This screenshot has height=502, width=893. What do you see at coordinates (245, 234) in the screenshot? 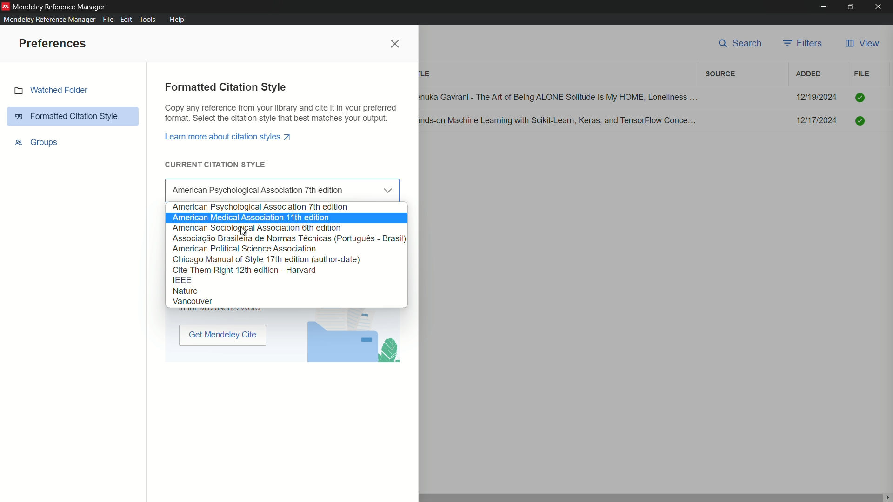
I see `cursor` at bounding box center [245, 234].